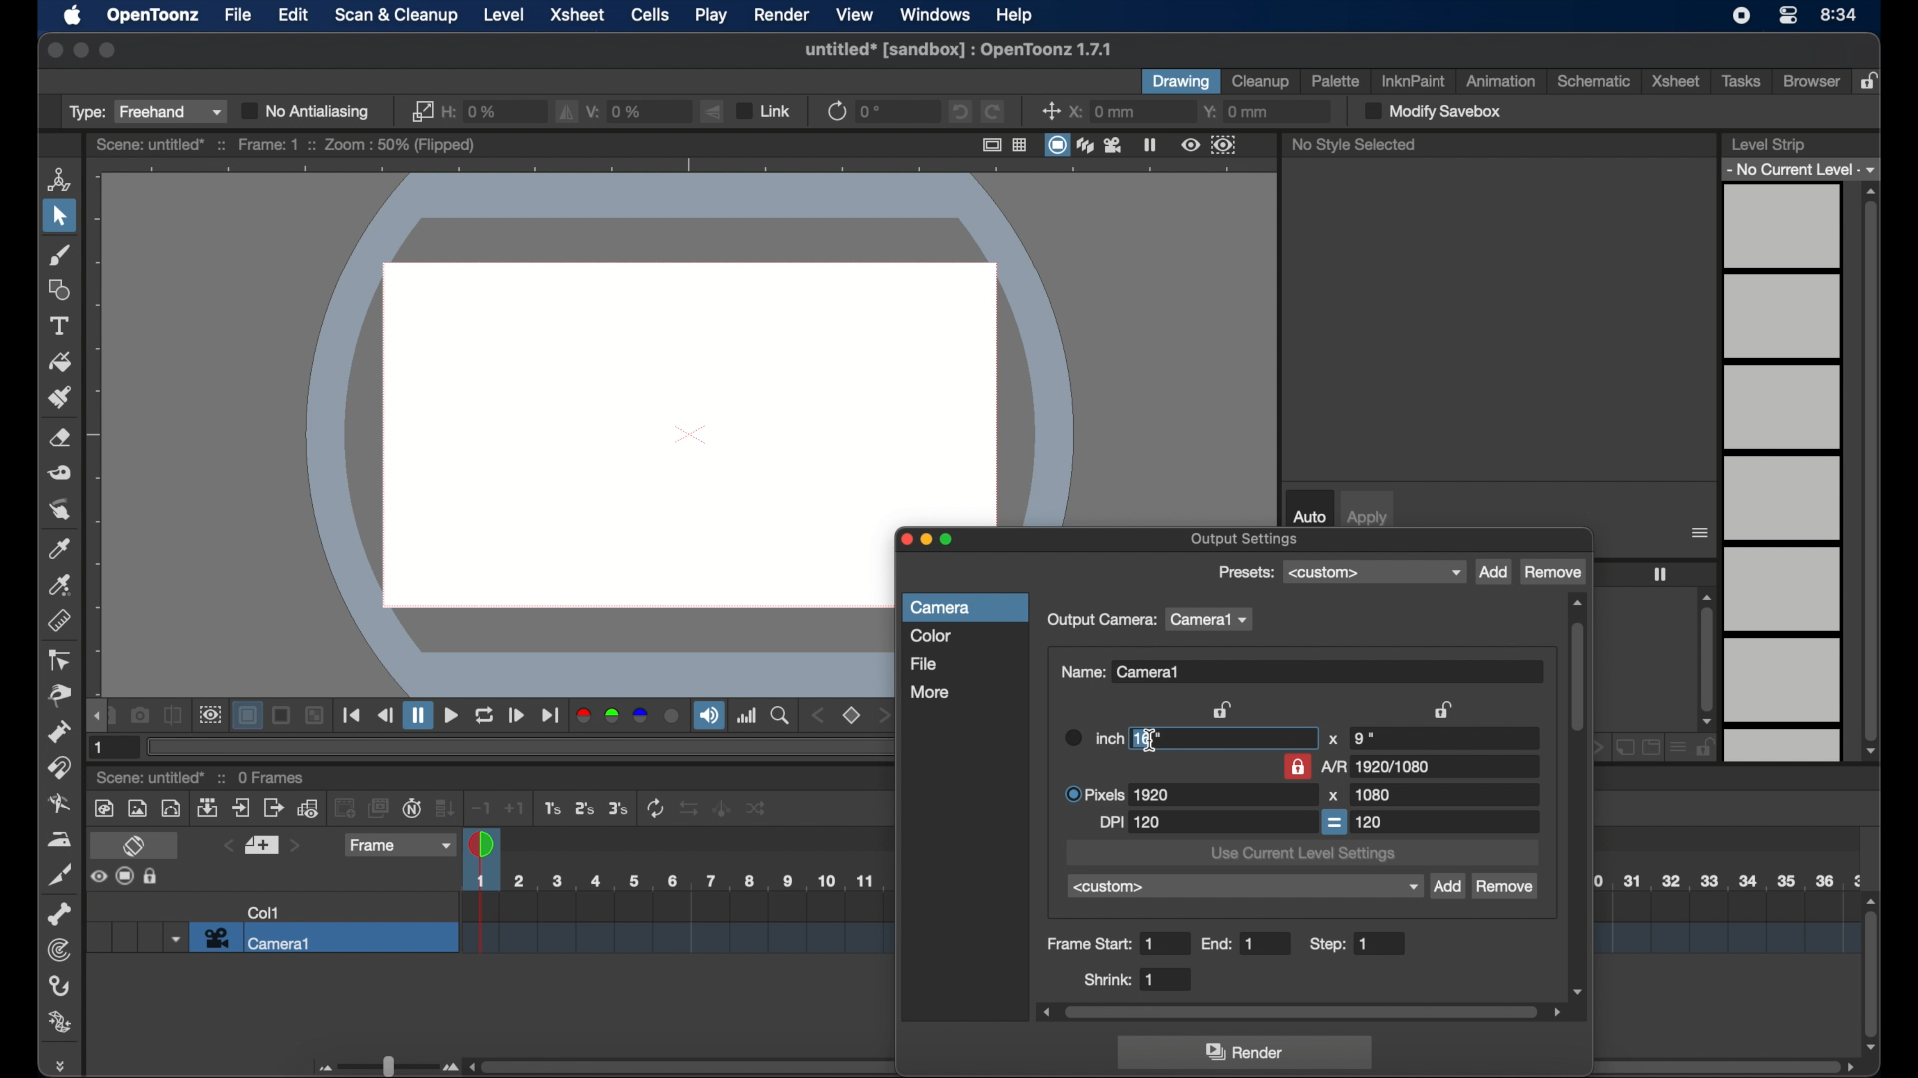 Image resolution: width=1918 pixels, height=1078 pixels. I want to click on dpi, so click(1131, 823).